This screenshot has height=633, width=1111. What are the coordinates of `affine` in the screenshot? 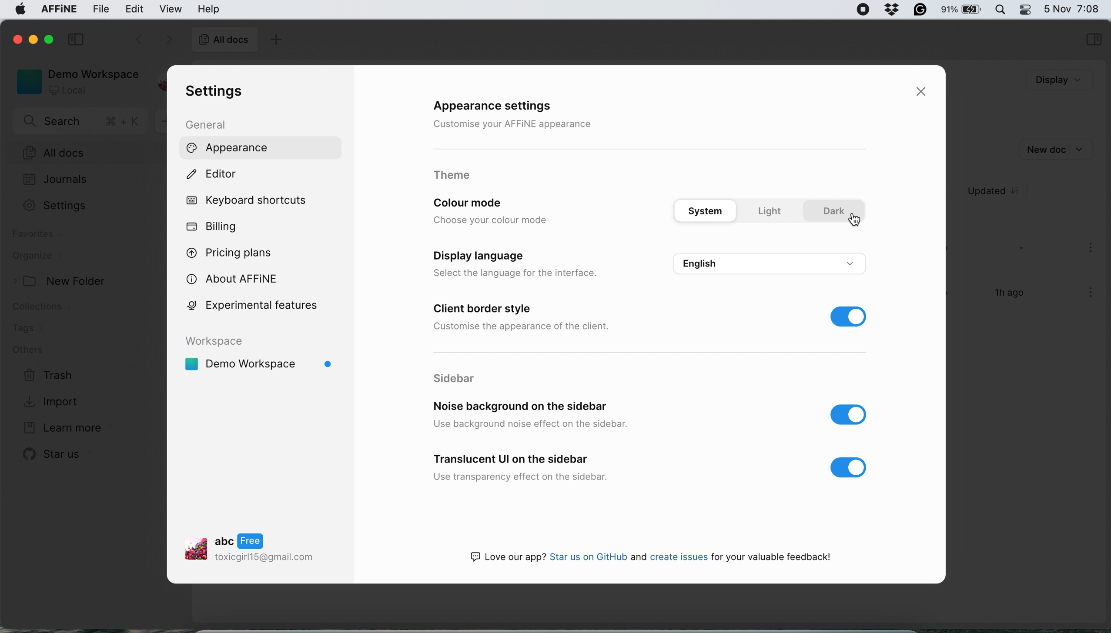 It's located at (58, 10).